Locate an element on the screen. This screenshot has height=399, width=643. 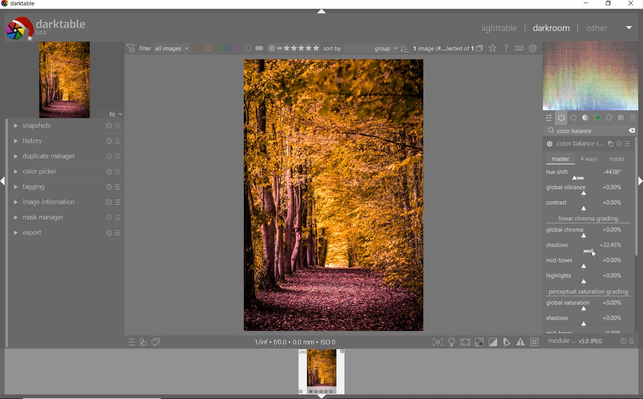
master is located at coordinates (586, 159).